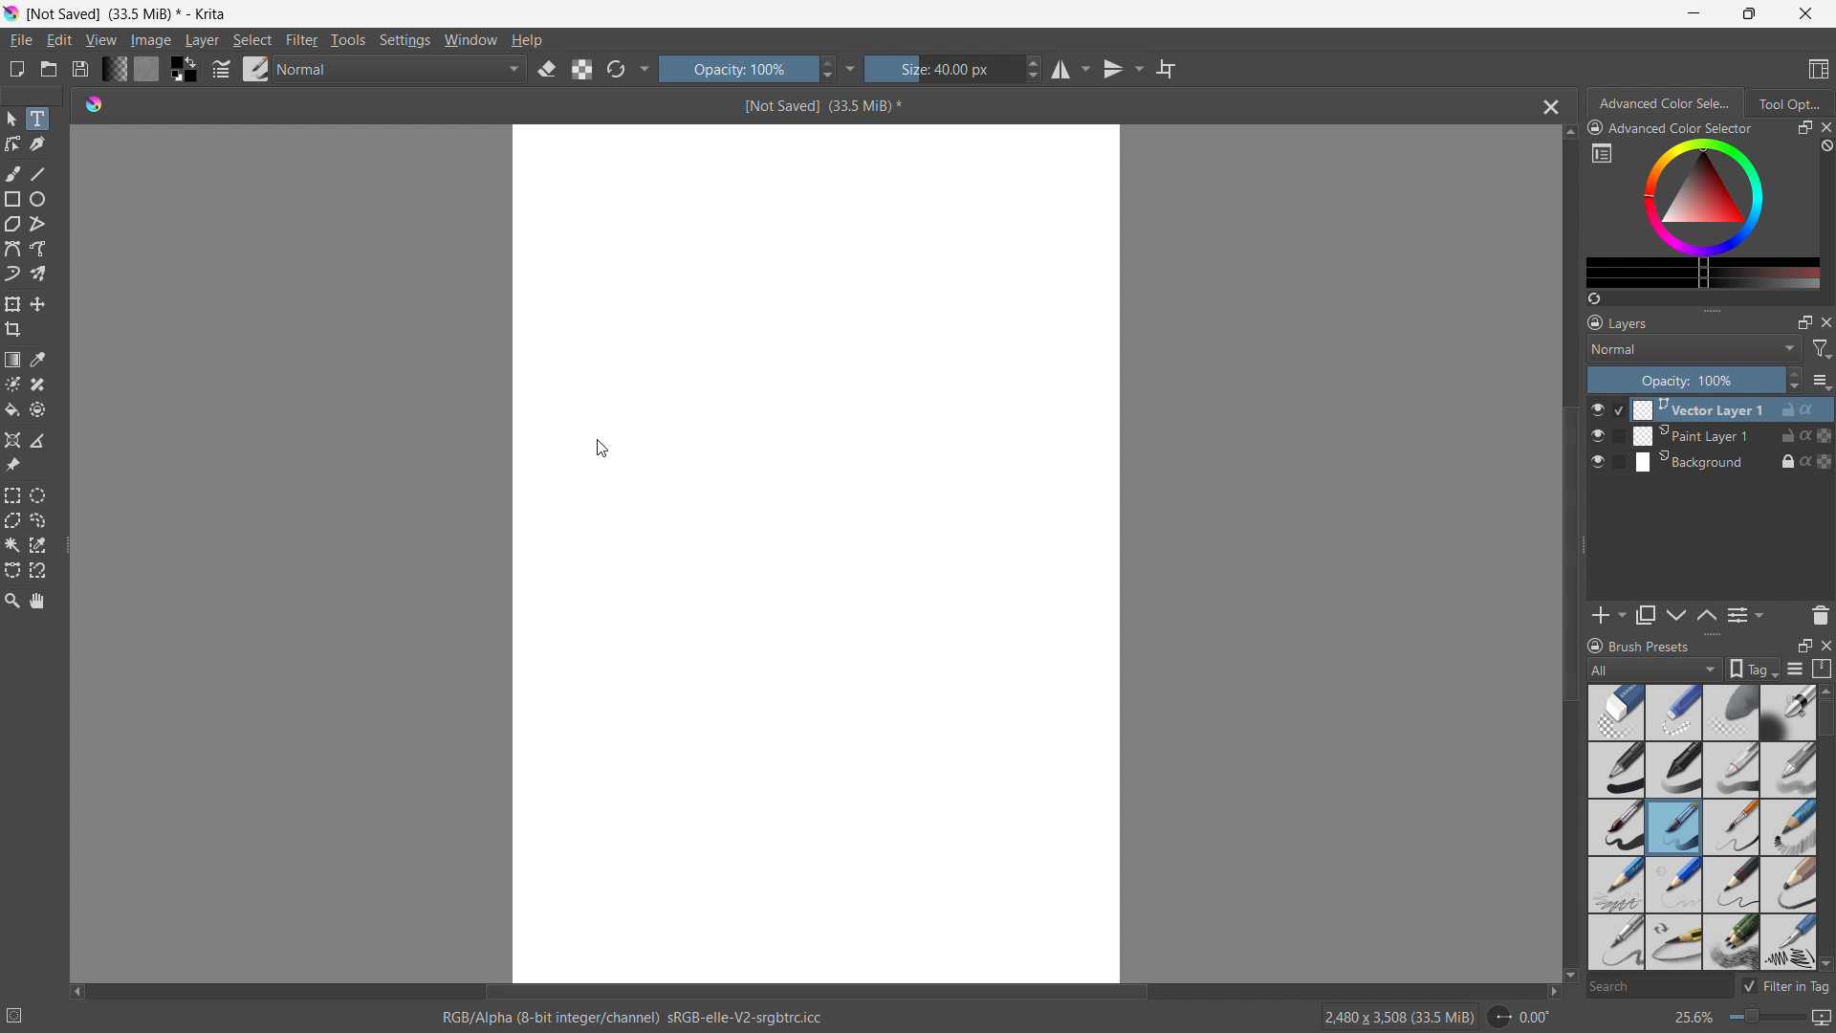  What do you see at coordinates (1673, 713) in the screenshot?
I see `light blur` at bounding box center [1673, 713].